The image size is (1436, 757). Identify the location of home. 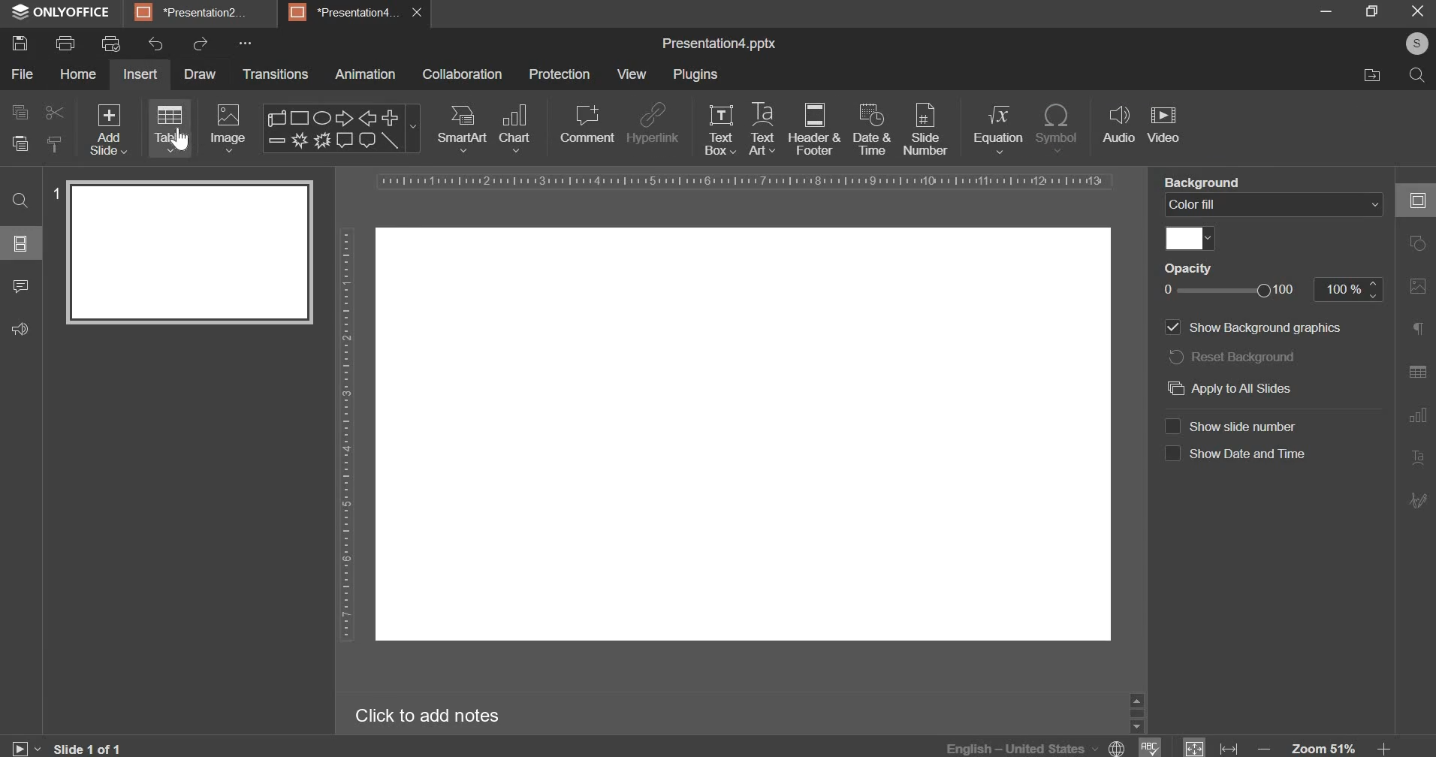
(79, 74).